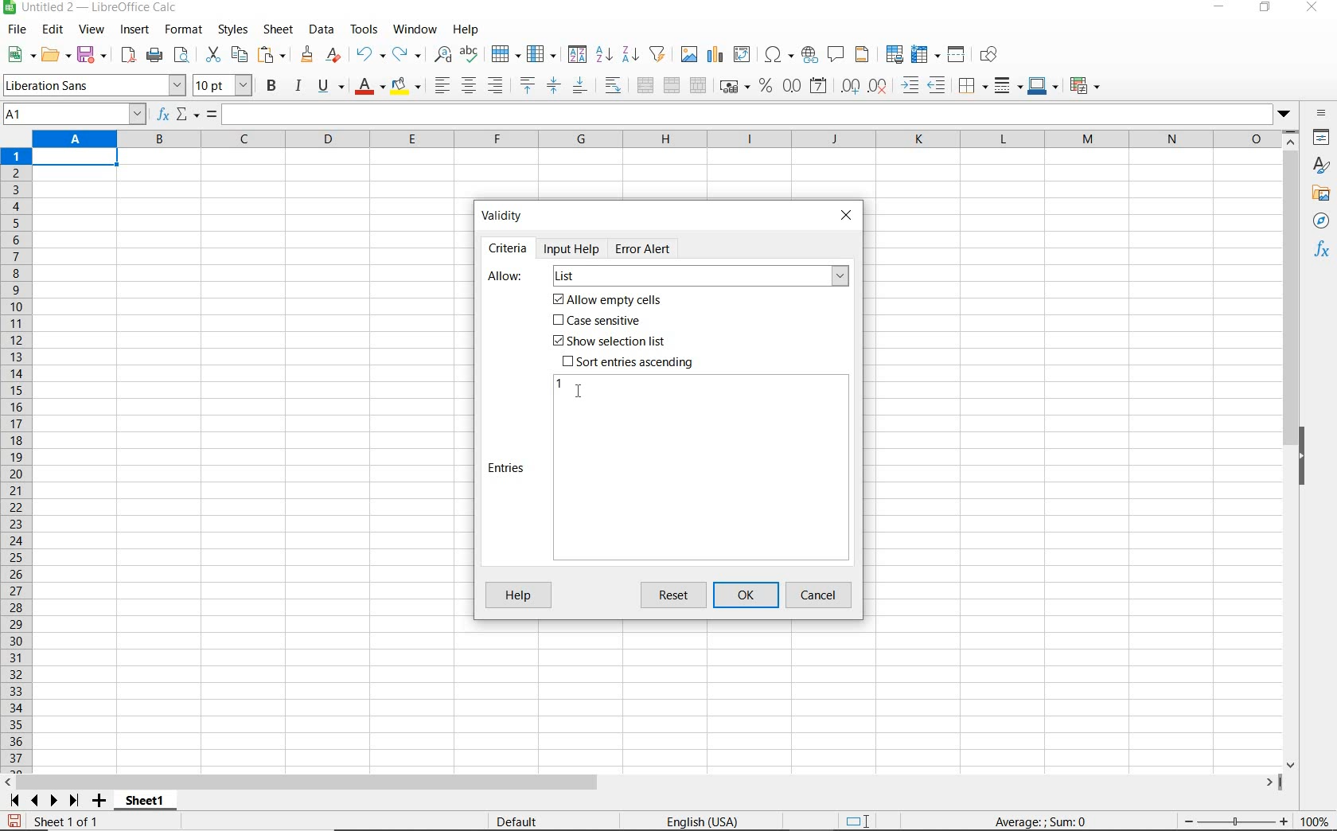 Image resolution: width=1337 pixels, height=831 pixels. What do you see at coordinates (154, 54) in the screenshot?
I see `print` at bounding box center [154, 54].